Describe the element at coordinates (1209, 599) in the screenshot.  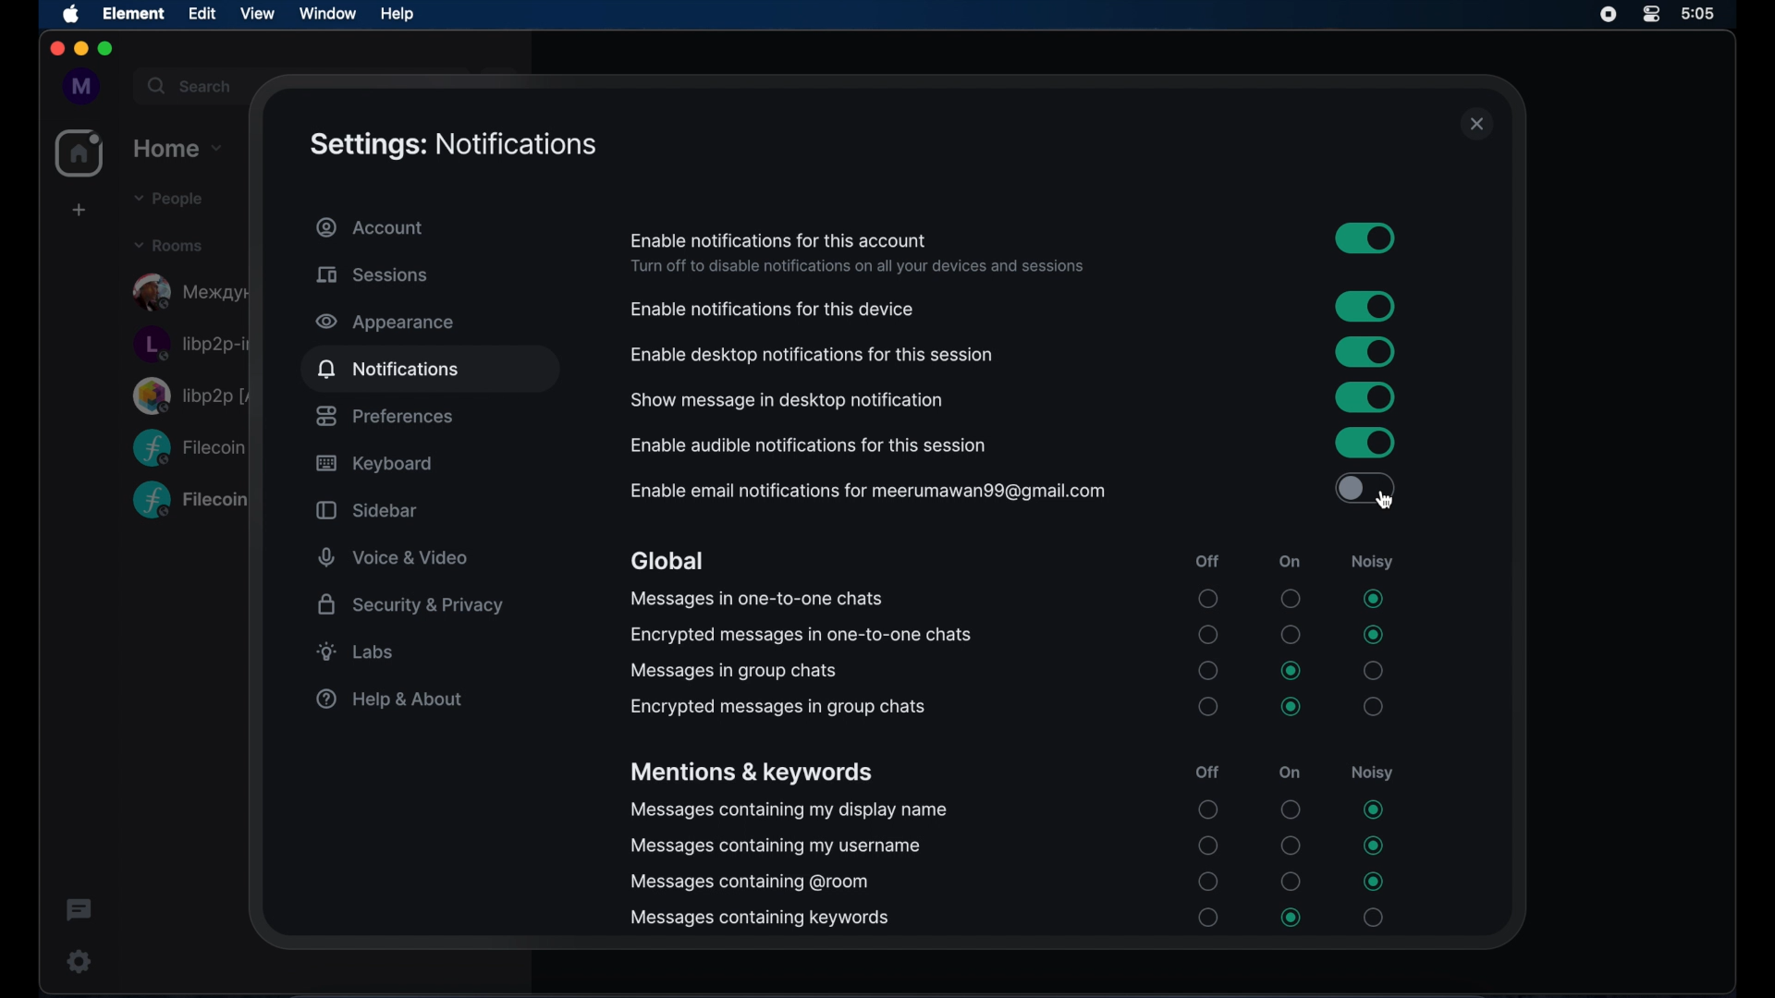
I see `radio button` at that location.